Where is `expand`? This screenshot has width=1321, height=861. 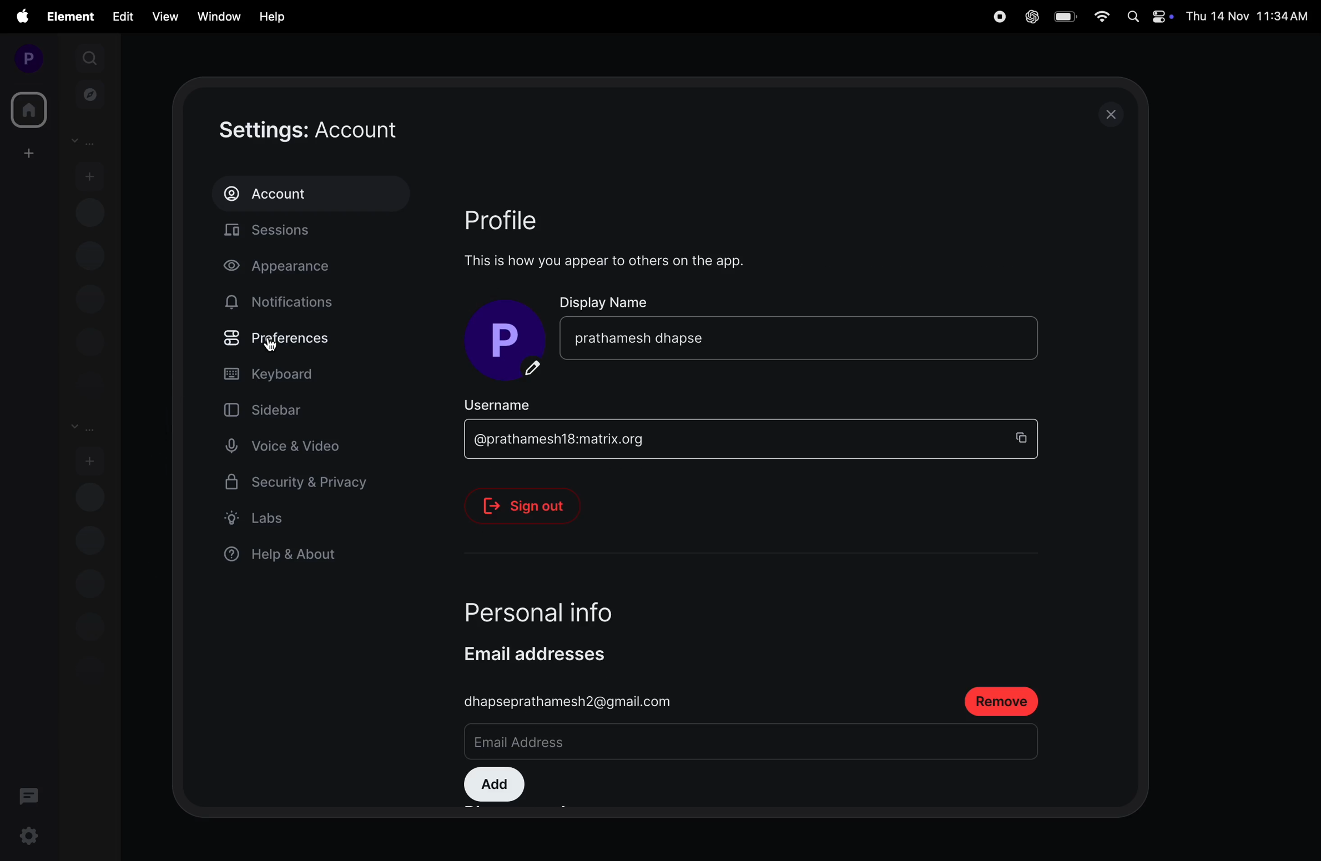 expand is located at coordinates (59, 58).